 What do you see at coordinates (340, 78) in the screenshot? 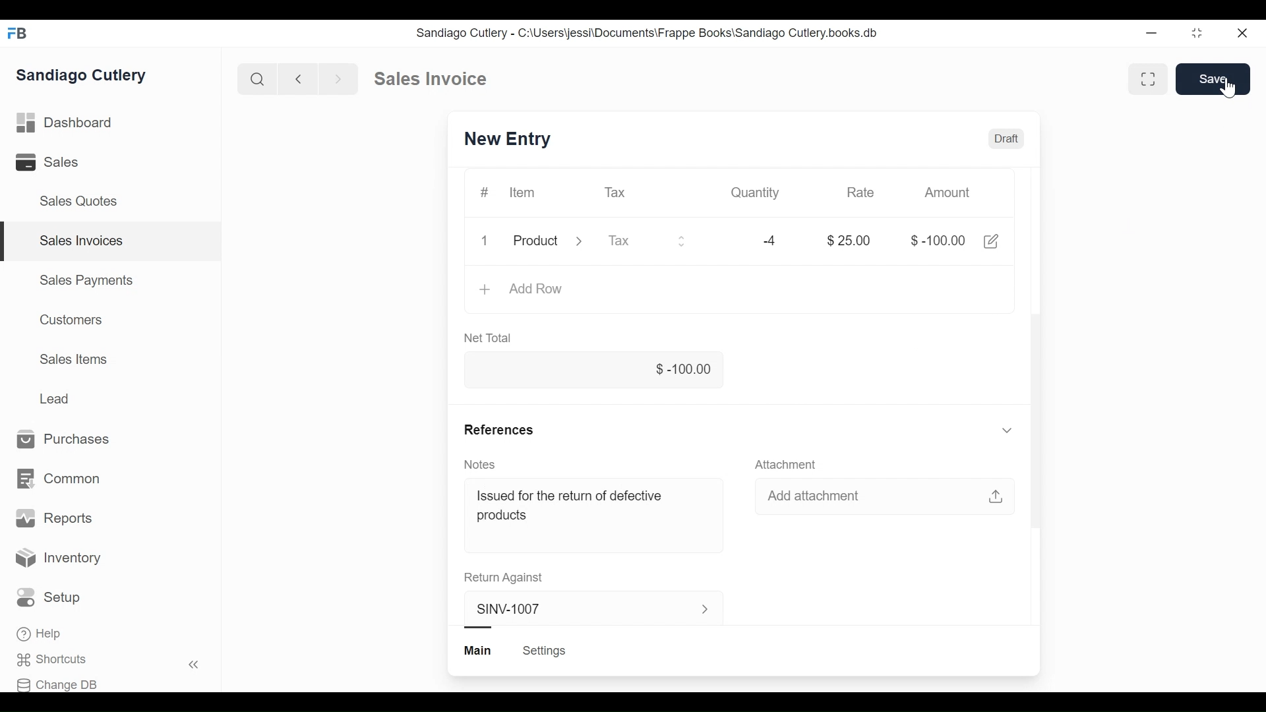
I see `Next` at bounding box center [340, 78].